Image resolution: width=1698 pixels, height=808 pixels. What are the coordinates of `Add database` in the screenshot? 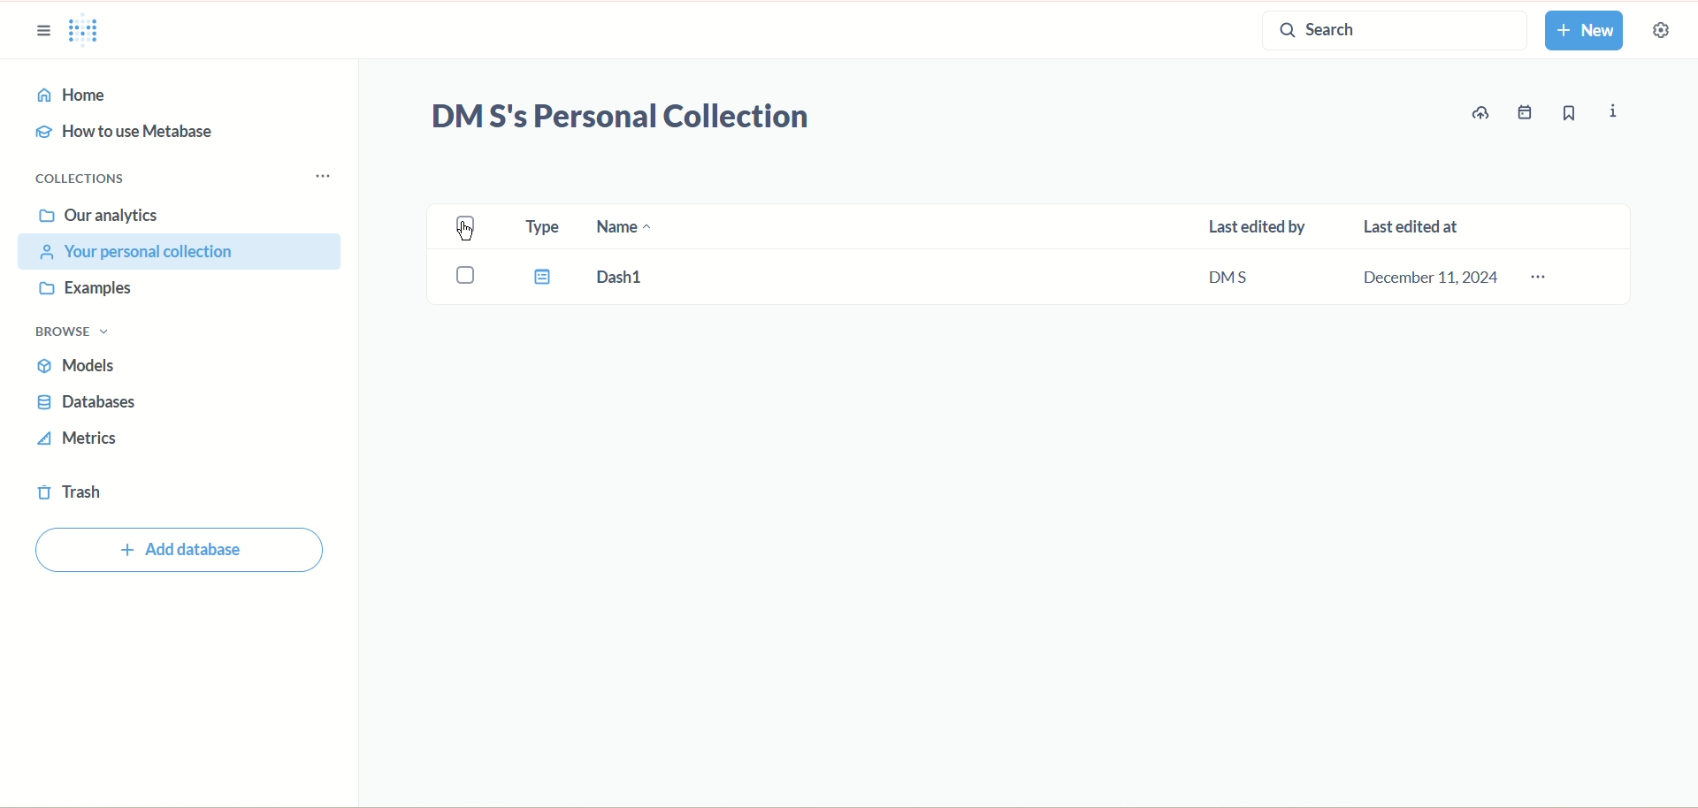 It's located at (178, 553).